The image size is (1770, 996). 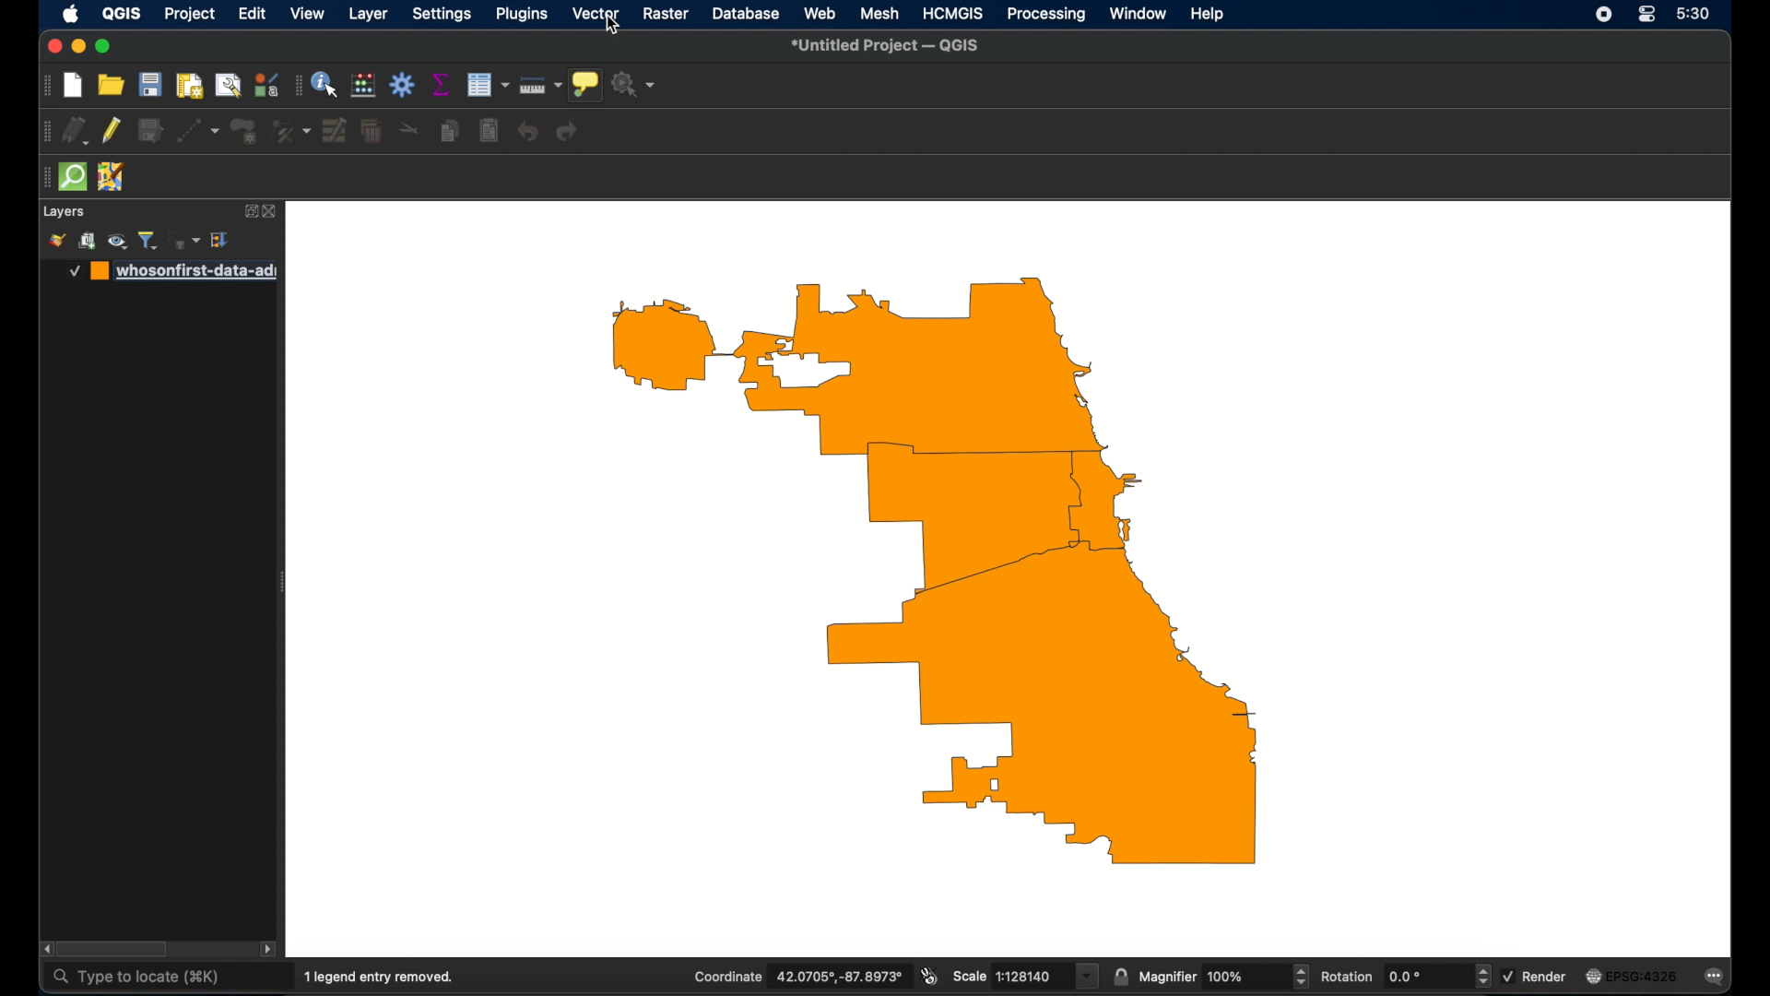 I want to click on polygon feature, so click(x=243, y=130).